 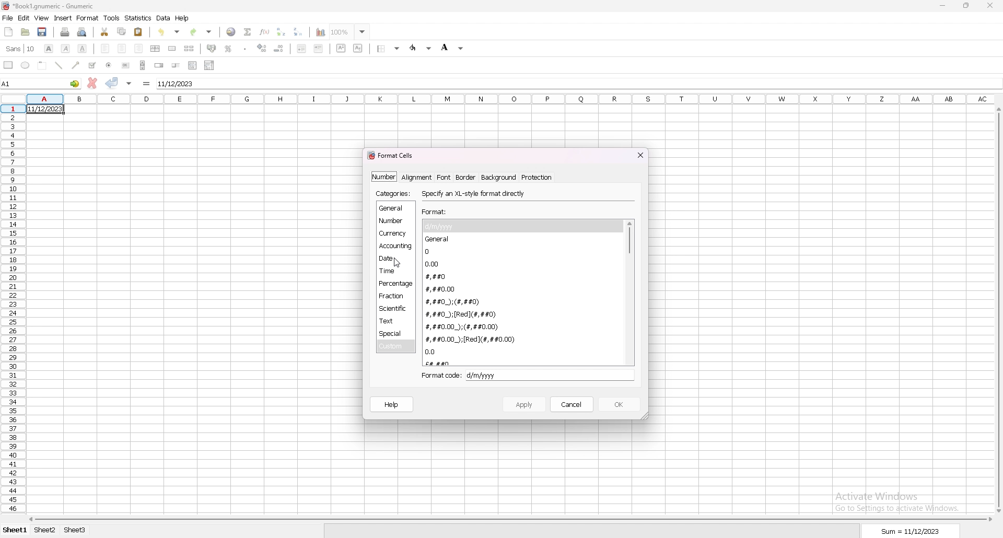 I want to click on date, so click(x=44, y=109).